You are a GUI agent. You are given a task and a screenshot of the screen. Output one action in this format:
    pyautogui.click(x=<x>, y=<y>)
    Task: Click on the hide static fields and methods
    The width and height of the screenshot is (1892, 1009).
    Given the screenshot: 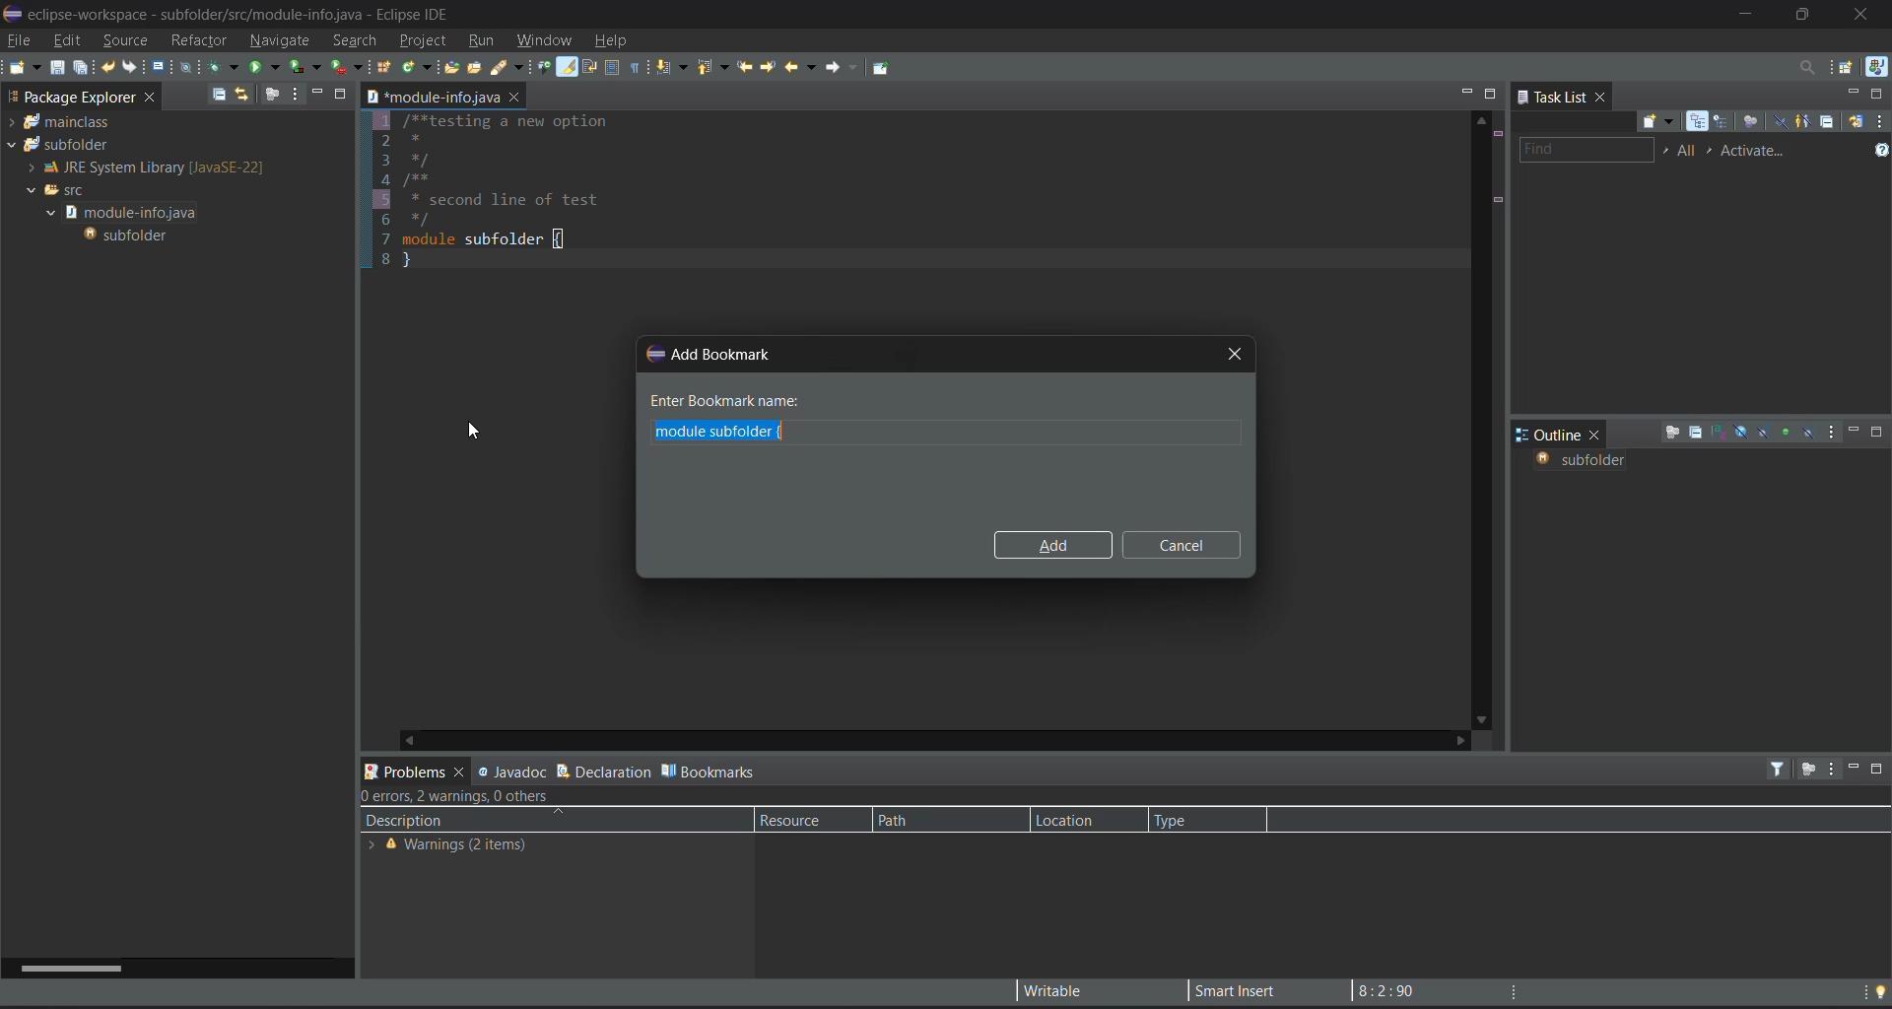 What is the action you would take?
    pyautogui.click(x=1765, y=434)
    